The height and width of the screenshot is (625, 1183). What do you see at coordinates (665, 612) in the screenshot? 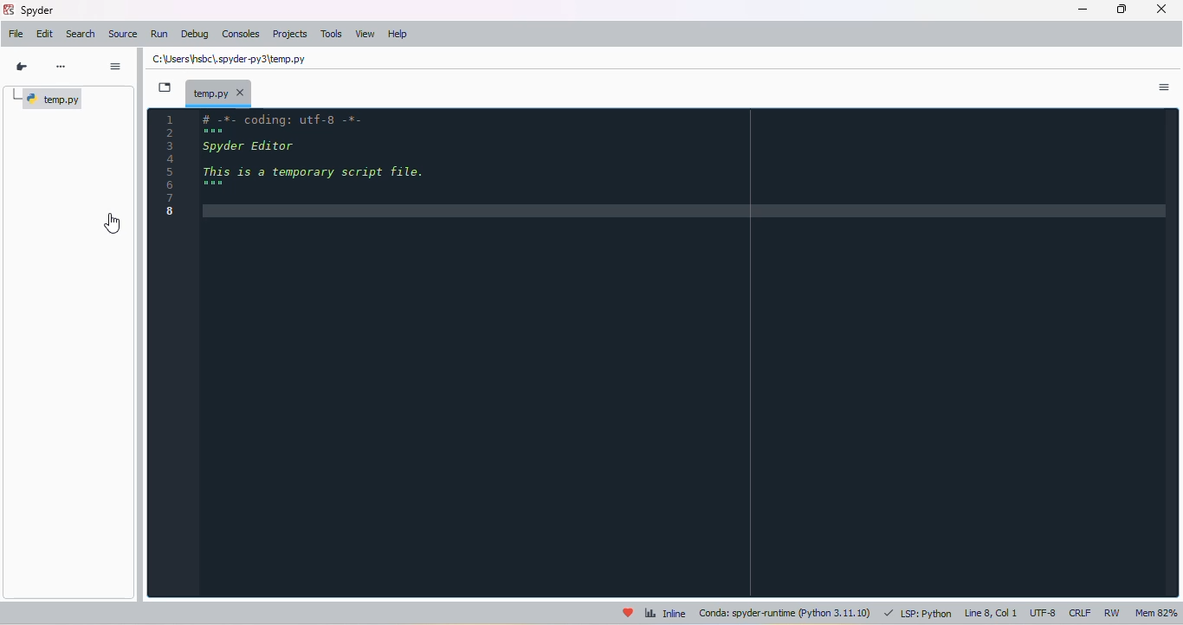
I see `inline` at bounding box center [665, 612].